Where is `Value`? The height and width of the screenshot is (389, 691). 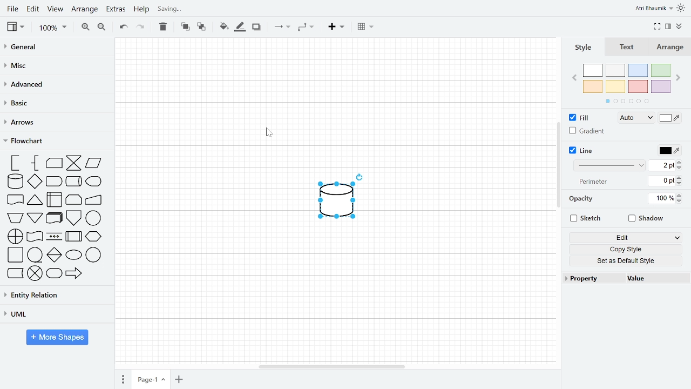 Value is located at coordinates (658, 278).